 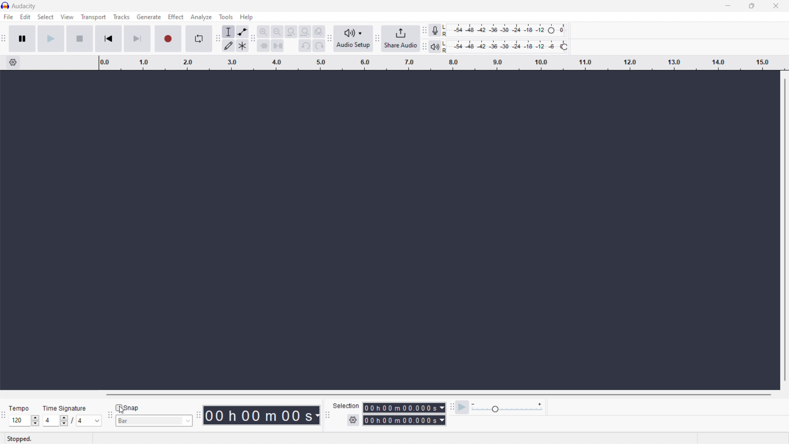 I want to click on help, so click(x=247, y=17).